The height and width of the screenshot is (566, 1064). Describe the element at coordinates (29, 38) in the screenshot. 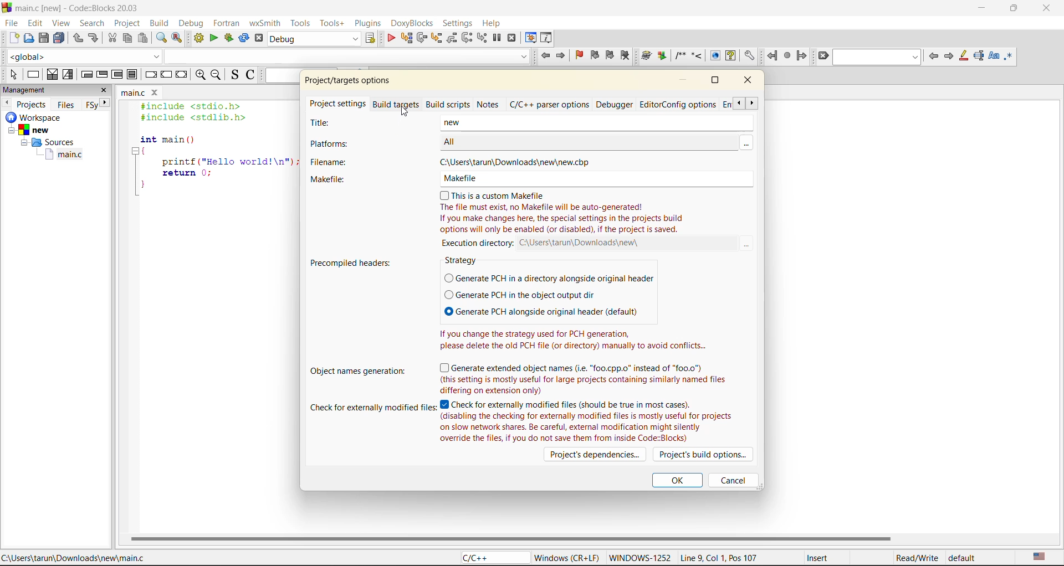

I see `open` at that location.